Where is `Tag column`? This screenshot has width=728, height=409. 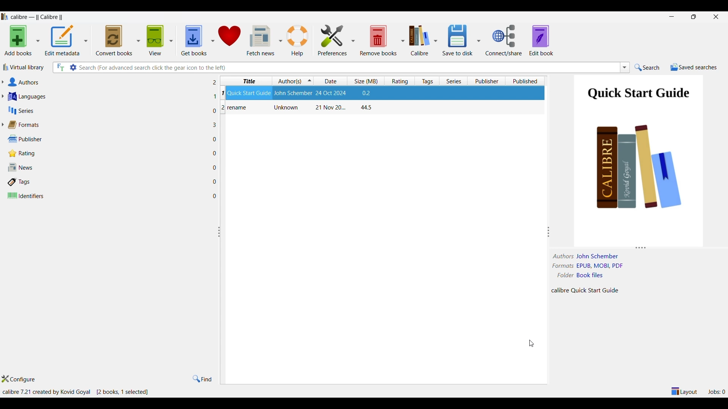
Tag column is located at coordinates (426, 81).